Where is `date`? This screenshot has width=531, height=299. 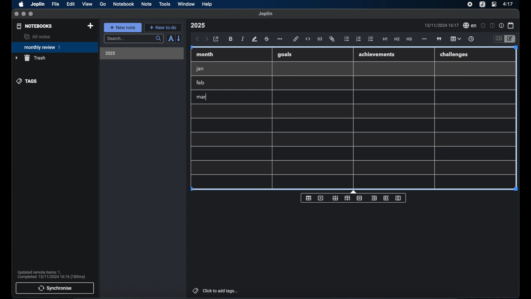 date is located at coordinates (441, 25).